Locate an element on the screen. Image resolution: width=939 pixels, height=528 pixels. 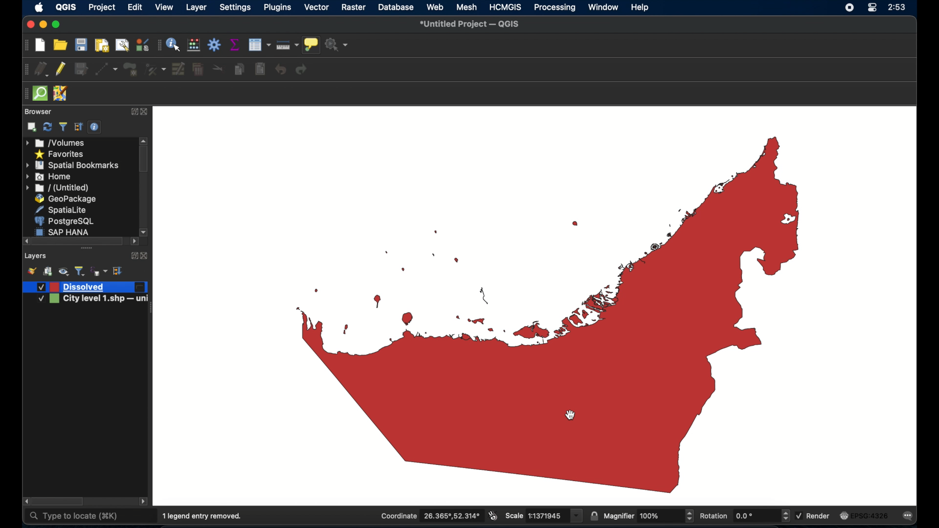
drag handle is located at coordinates (153, 307).